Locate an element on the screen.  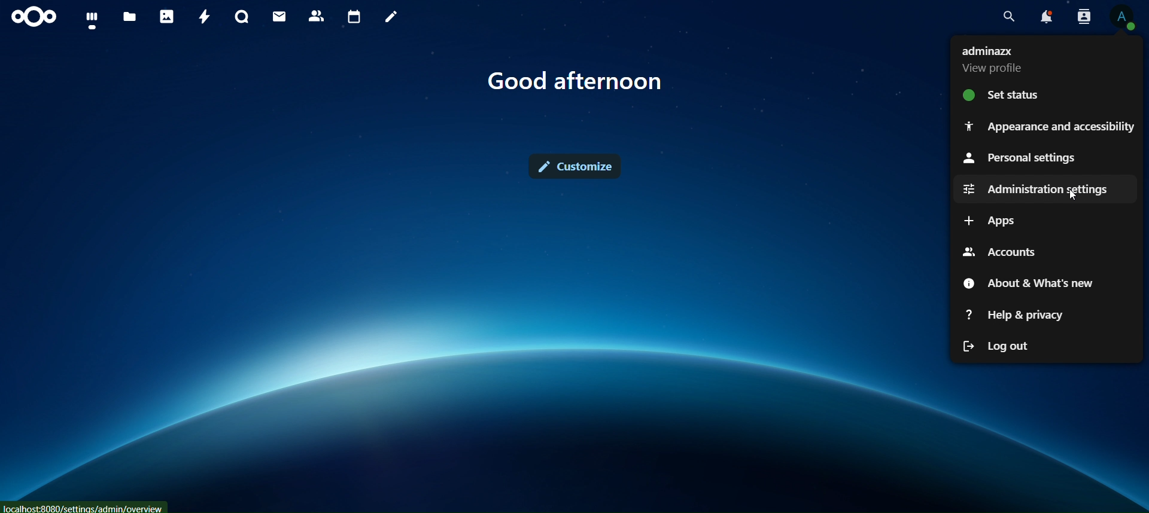
good afternoon is located at coordinates (573, 83).